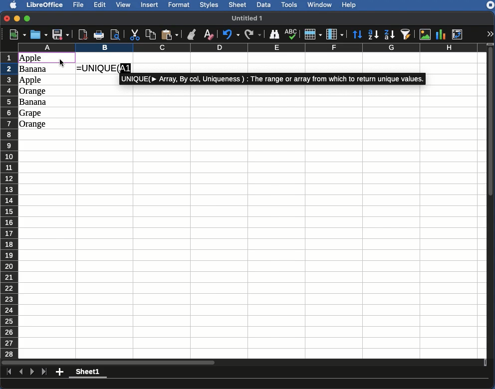  I want to click on Last sheet, so click(45, 372).